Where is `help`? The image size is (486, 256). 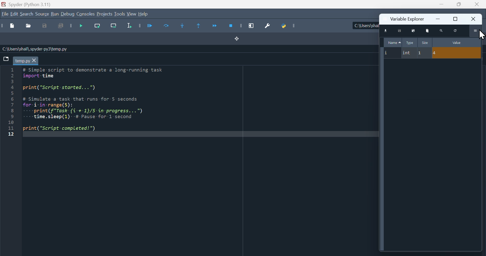
help is located at coordinates (143, 14).